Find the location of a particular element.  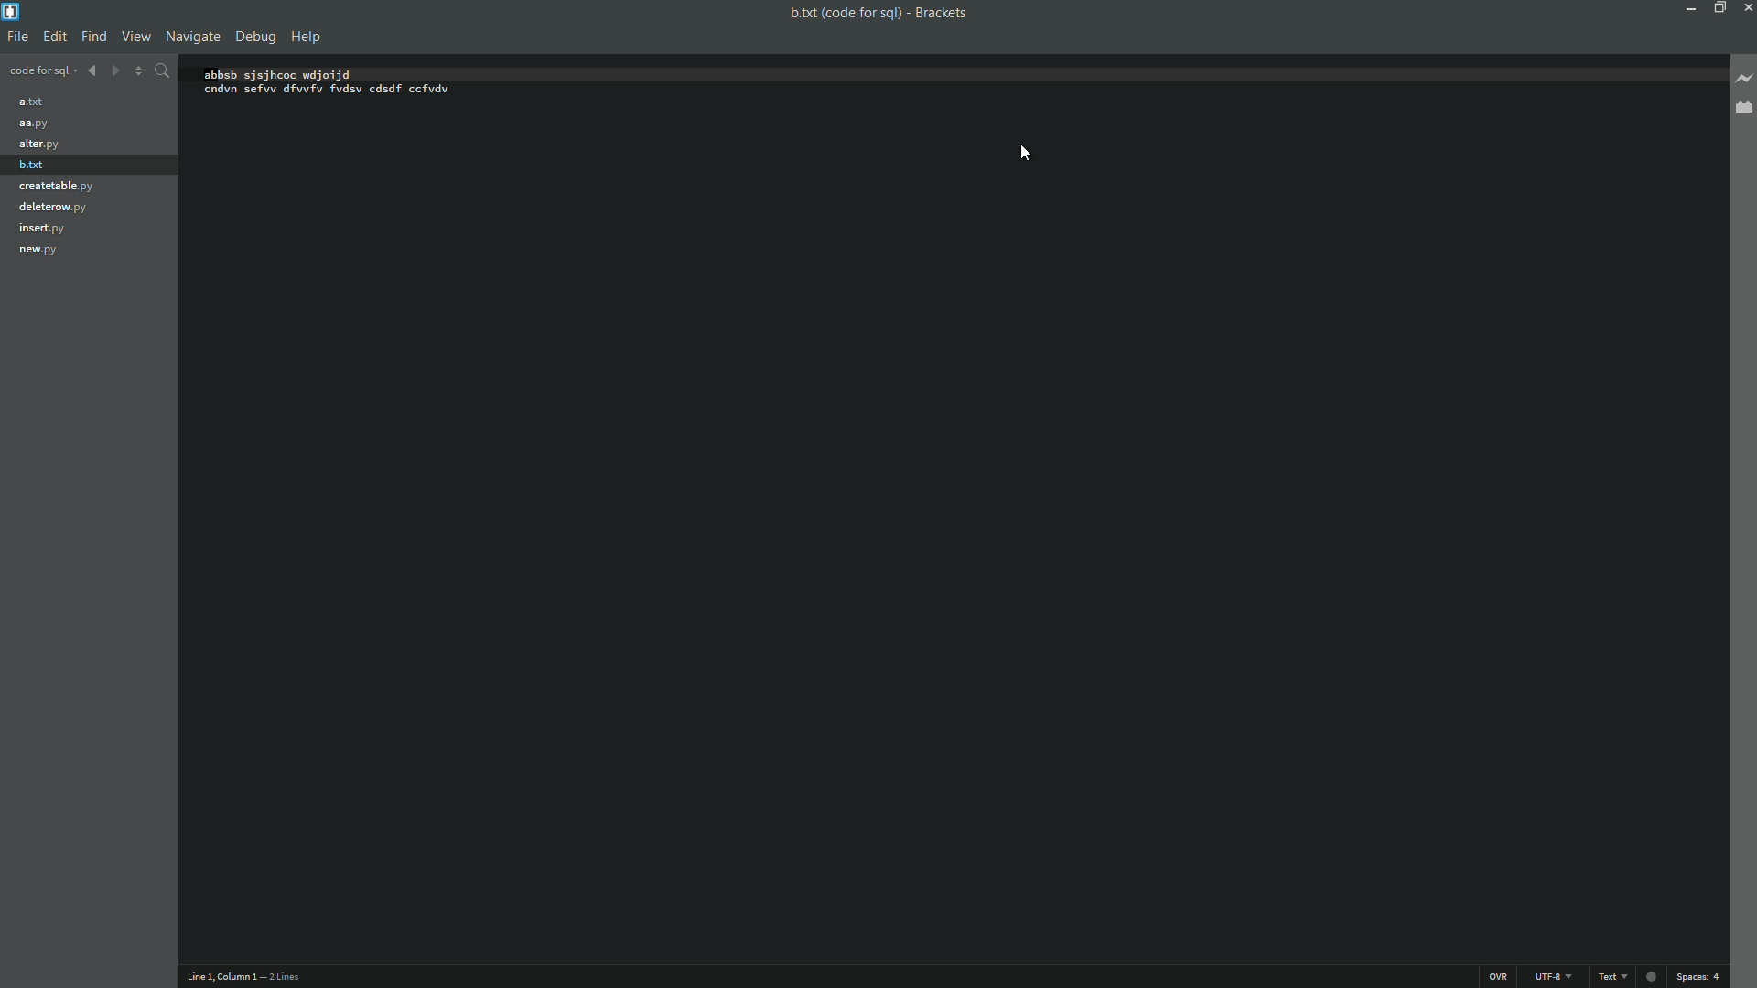

alter.py is located at coordinates (39, 145).